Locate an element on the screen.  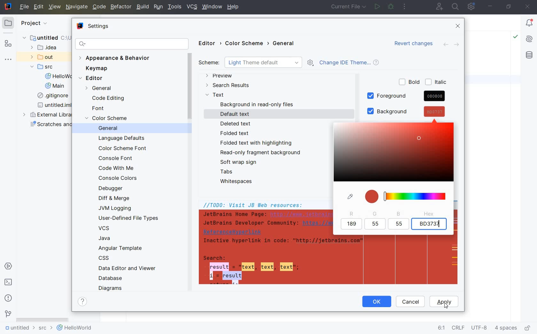
Main is located at coordinates (55, 87).